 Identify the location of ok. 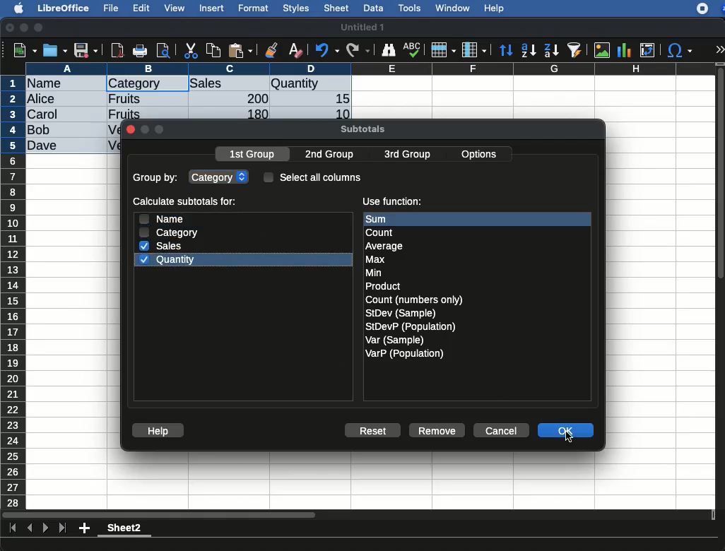
(567, 432).